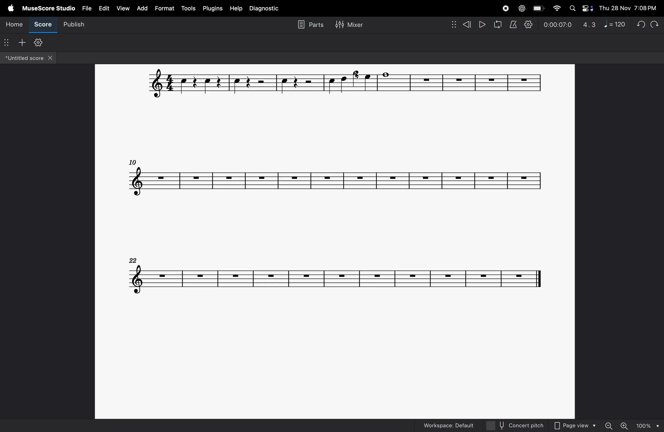 The image size is (664, 432). What do you see at coordinates (142, 8) in the screenshot?
I see `ad` at bounding box center [142, 8].